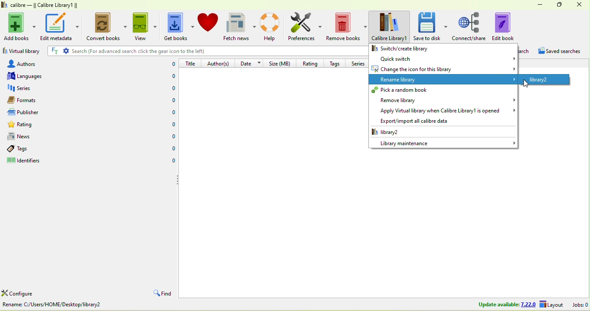  I want to click on close, so click(580, 5).